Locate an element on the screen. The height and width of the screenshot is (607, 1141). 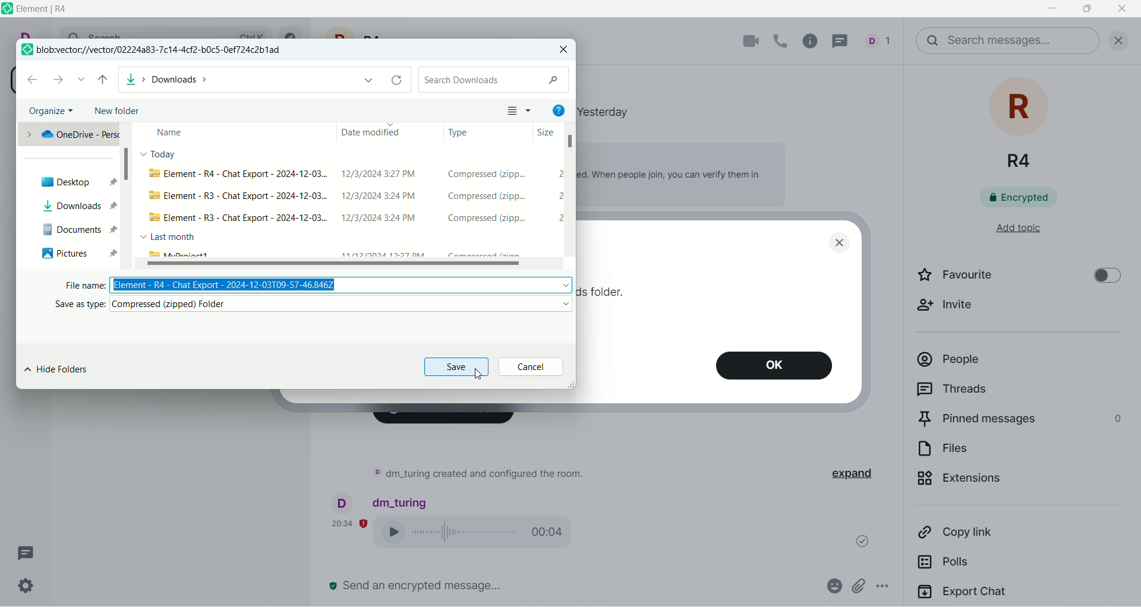
close is located at coordinates (1124, 10).